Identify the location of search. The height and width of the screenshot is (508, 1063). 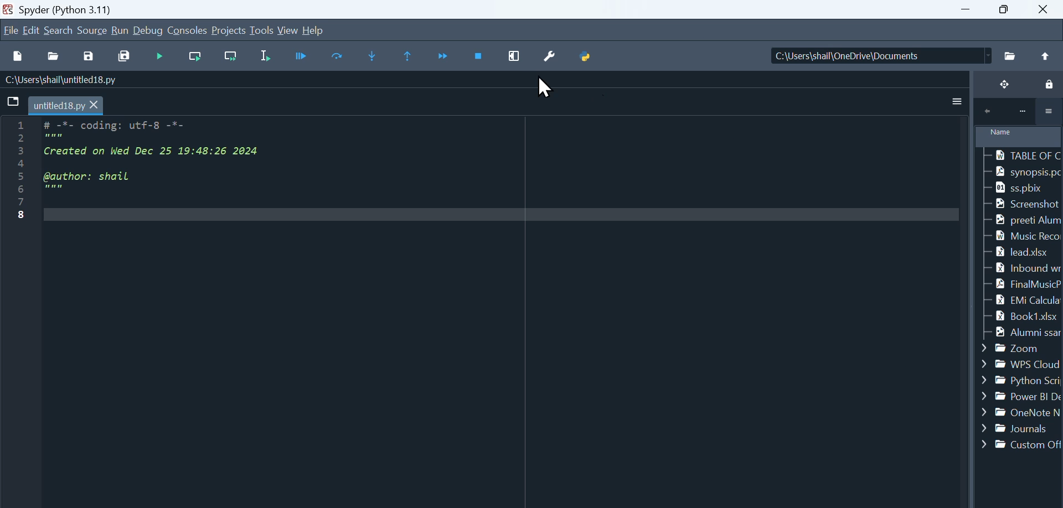
(59, 30).